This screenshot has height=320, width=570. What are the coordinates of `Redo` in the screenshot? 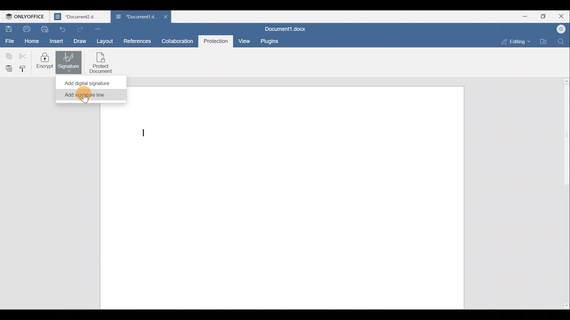 It's located at (79, 29).